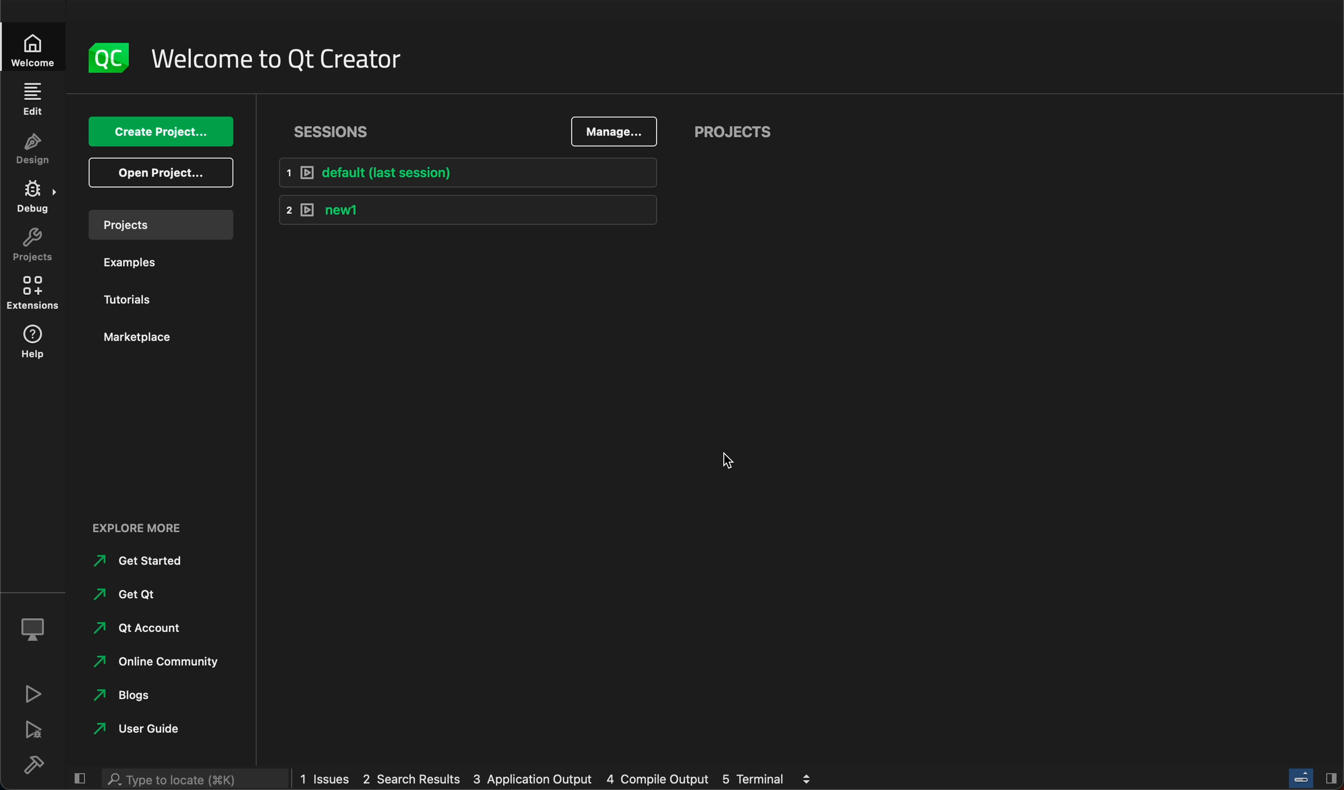 The image size is (1344, 790). Describe the element at coordinates (156, 223) in the screenshot. I see `projects` at that location.